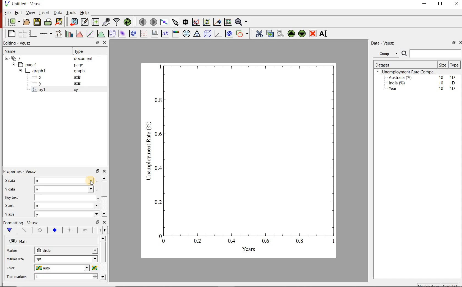  I want to click on ‘document, so click(51, 58).